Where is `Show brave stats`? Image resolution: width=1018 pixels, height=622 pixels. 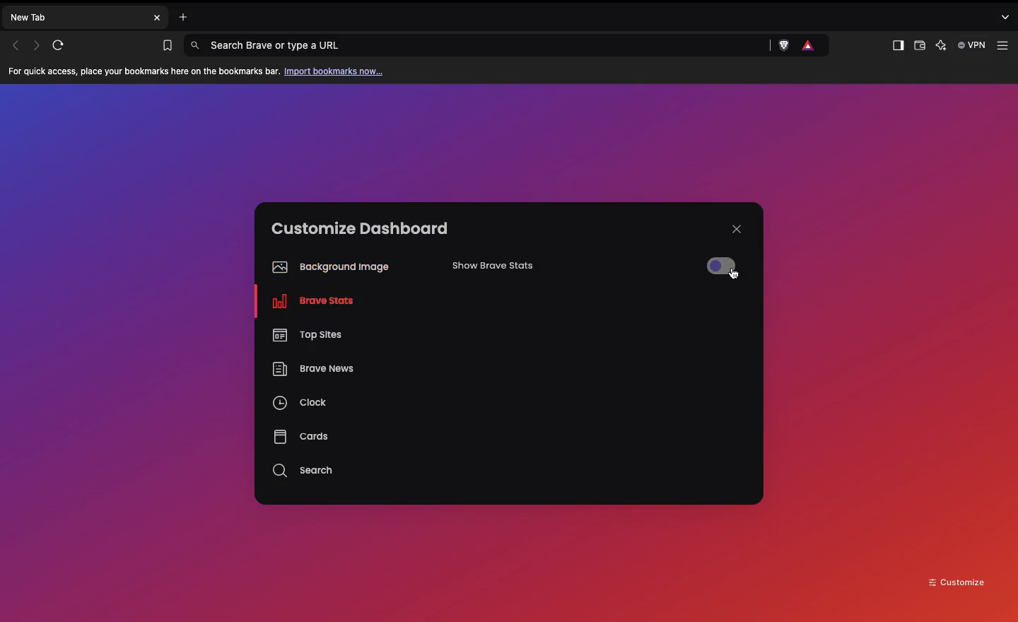 Show brave stats is located at coordinates (513, 270).